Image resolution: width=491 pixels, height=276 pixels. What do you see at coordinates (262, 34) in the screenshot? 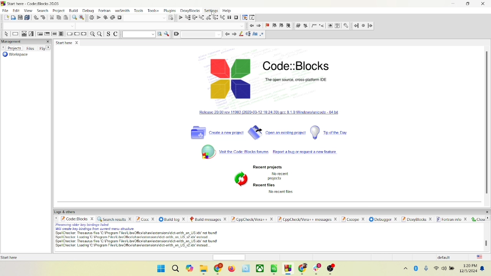
I see `regex` at bounding box center [262, 34].